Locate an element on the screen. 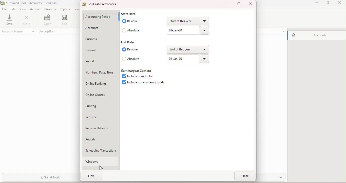 The image size is (346, 183). File is located at coordinates (4, 9).